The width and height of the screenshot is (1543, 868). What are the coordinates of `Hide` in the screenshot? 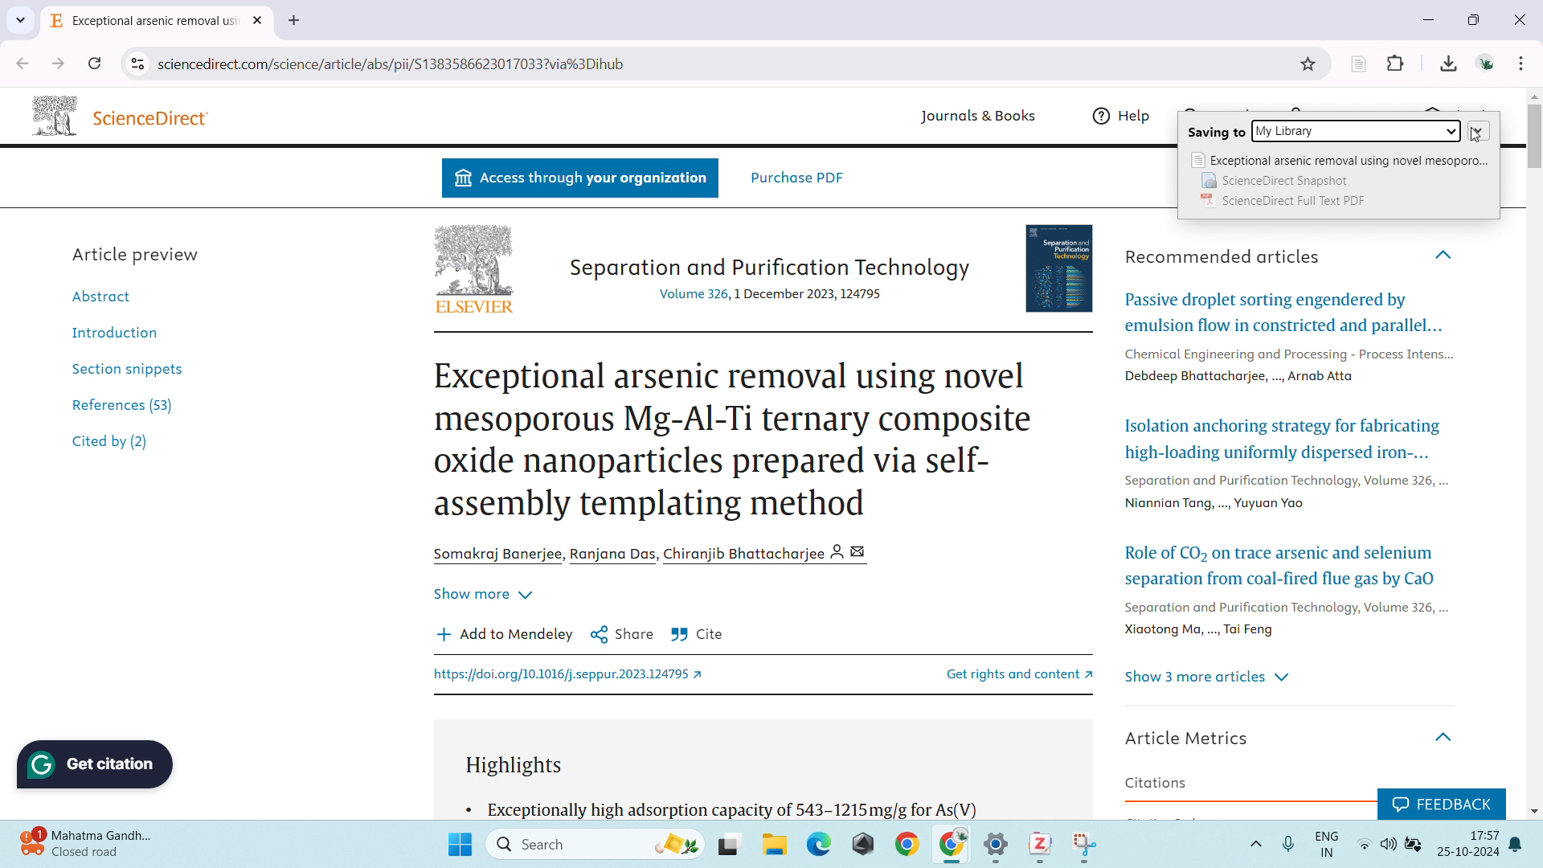 It's located at (1448, 731).